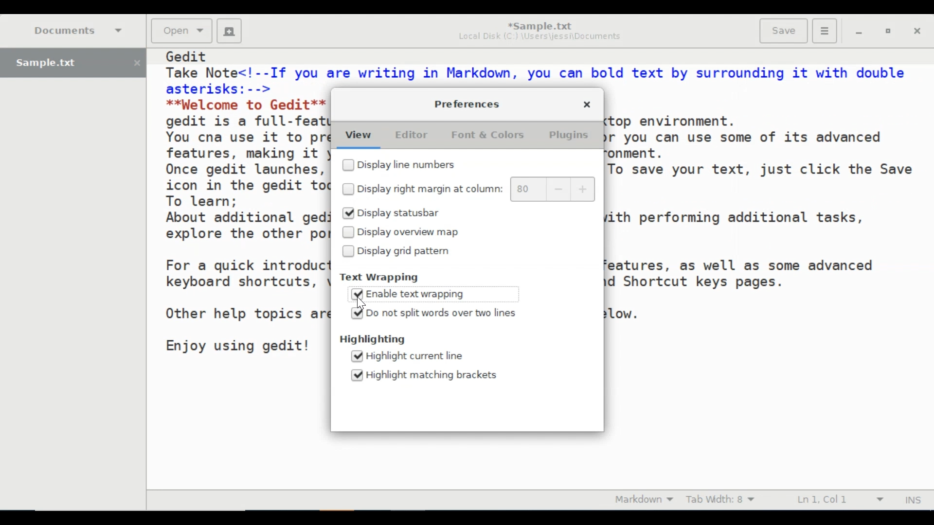  What do you see at coordinates (783, 31) in the screenshot?
I see `Save` at bounding box center [783, 31].